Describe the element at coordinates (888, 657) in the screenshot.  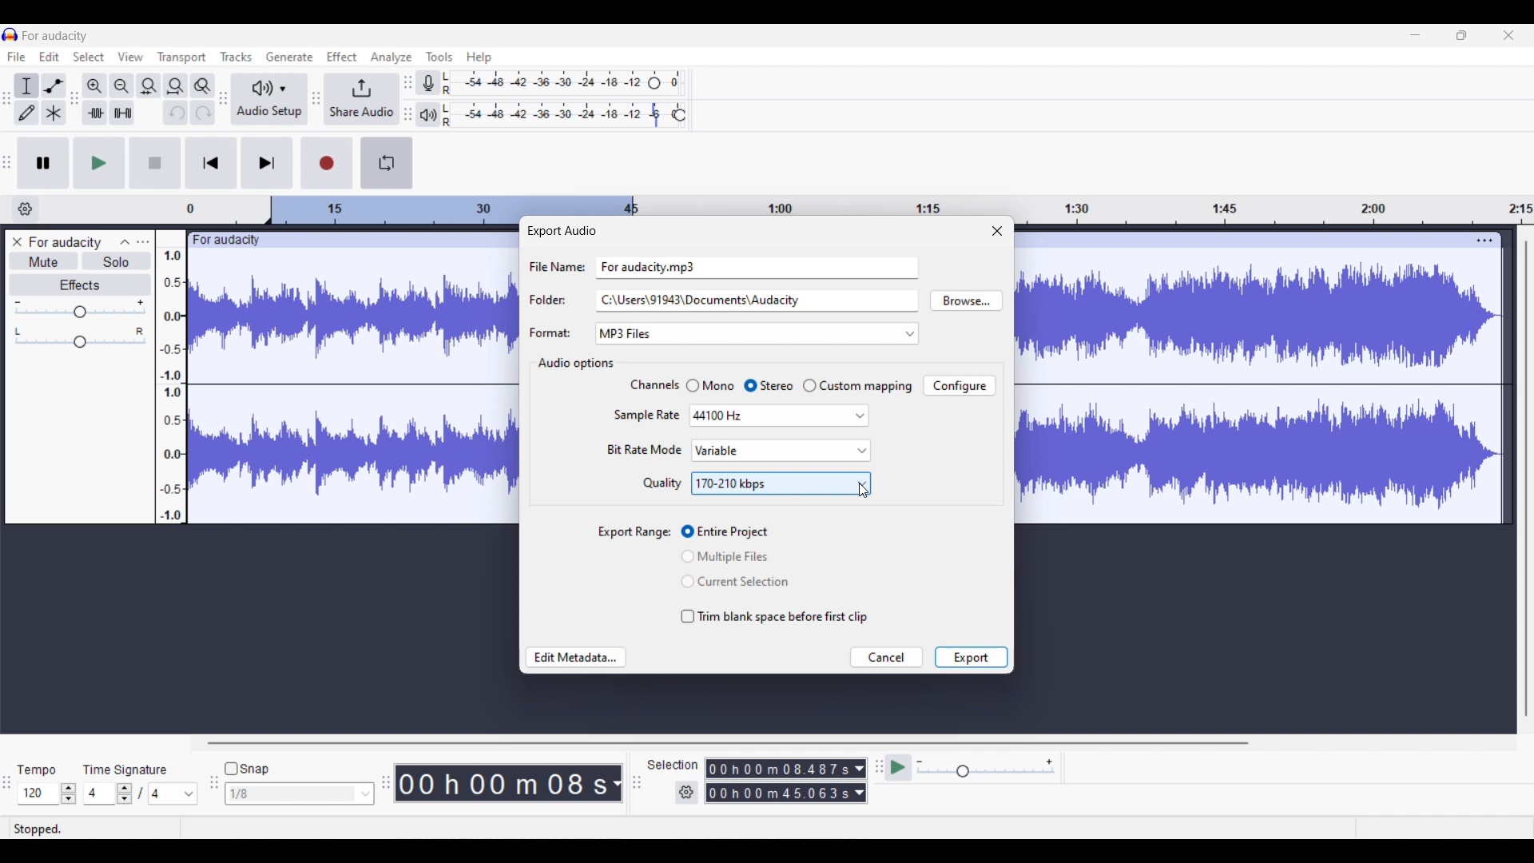
I see `Cancel` at that location.